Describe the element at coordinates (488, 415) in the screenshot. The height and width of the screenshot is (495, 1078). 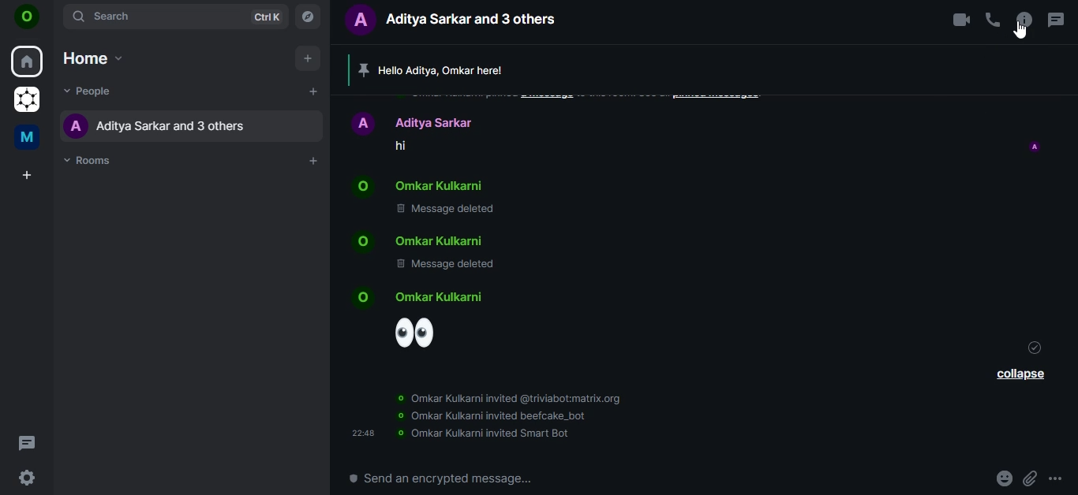
I see `information about invited bots` at that location.